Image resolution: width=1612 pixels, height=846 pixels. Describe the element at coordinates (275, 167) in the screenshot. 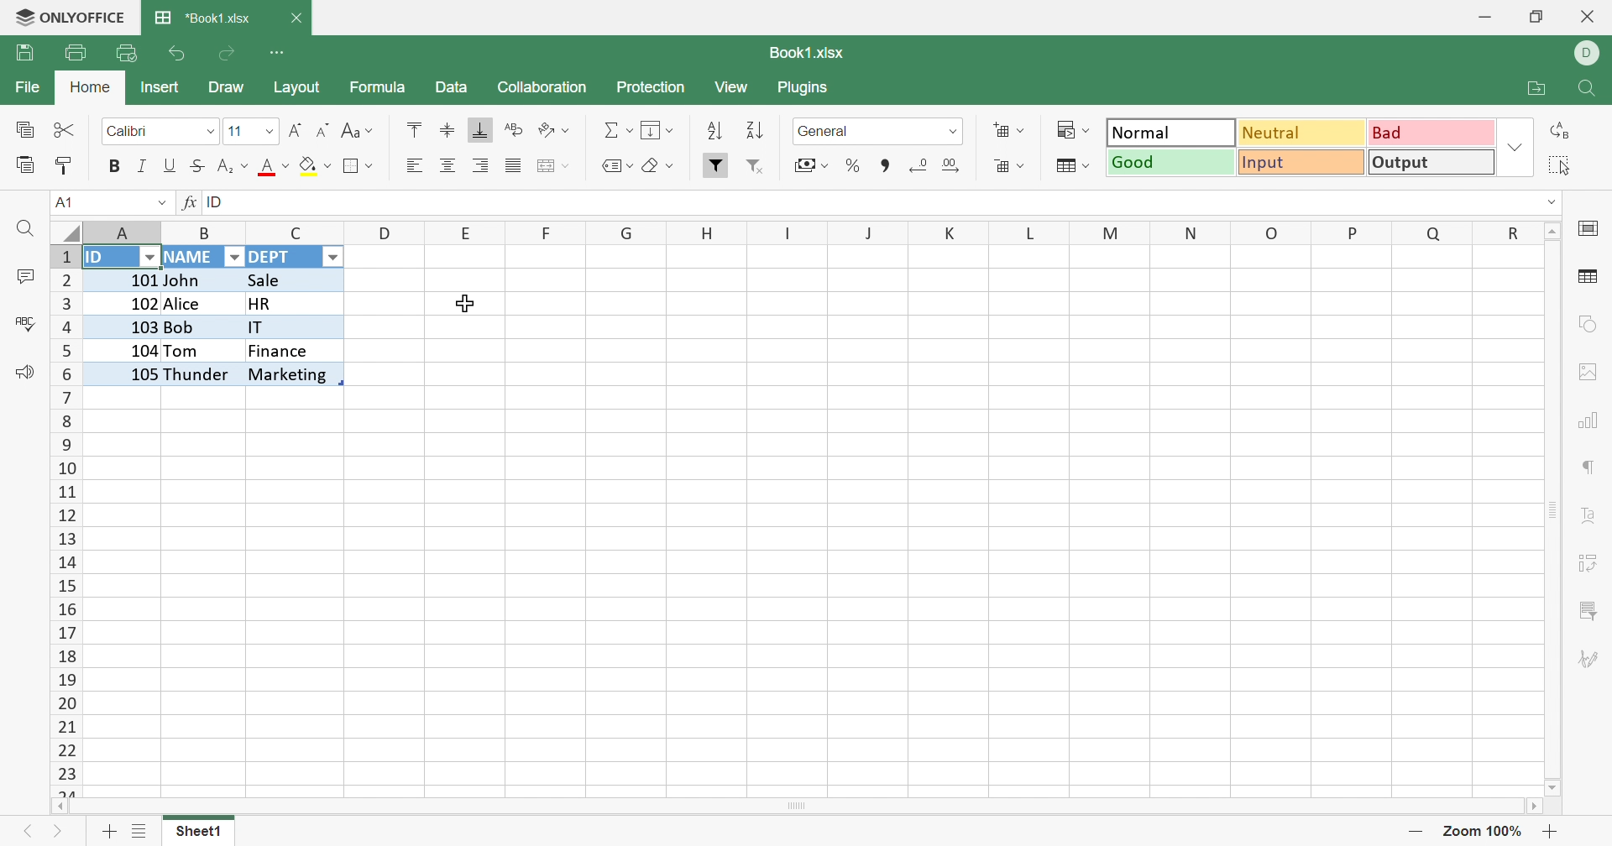

I see `Font color` at that location.